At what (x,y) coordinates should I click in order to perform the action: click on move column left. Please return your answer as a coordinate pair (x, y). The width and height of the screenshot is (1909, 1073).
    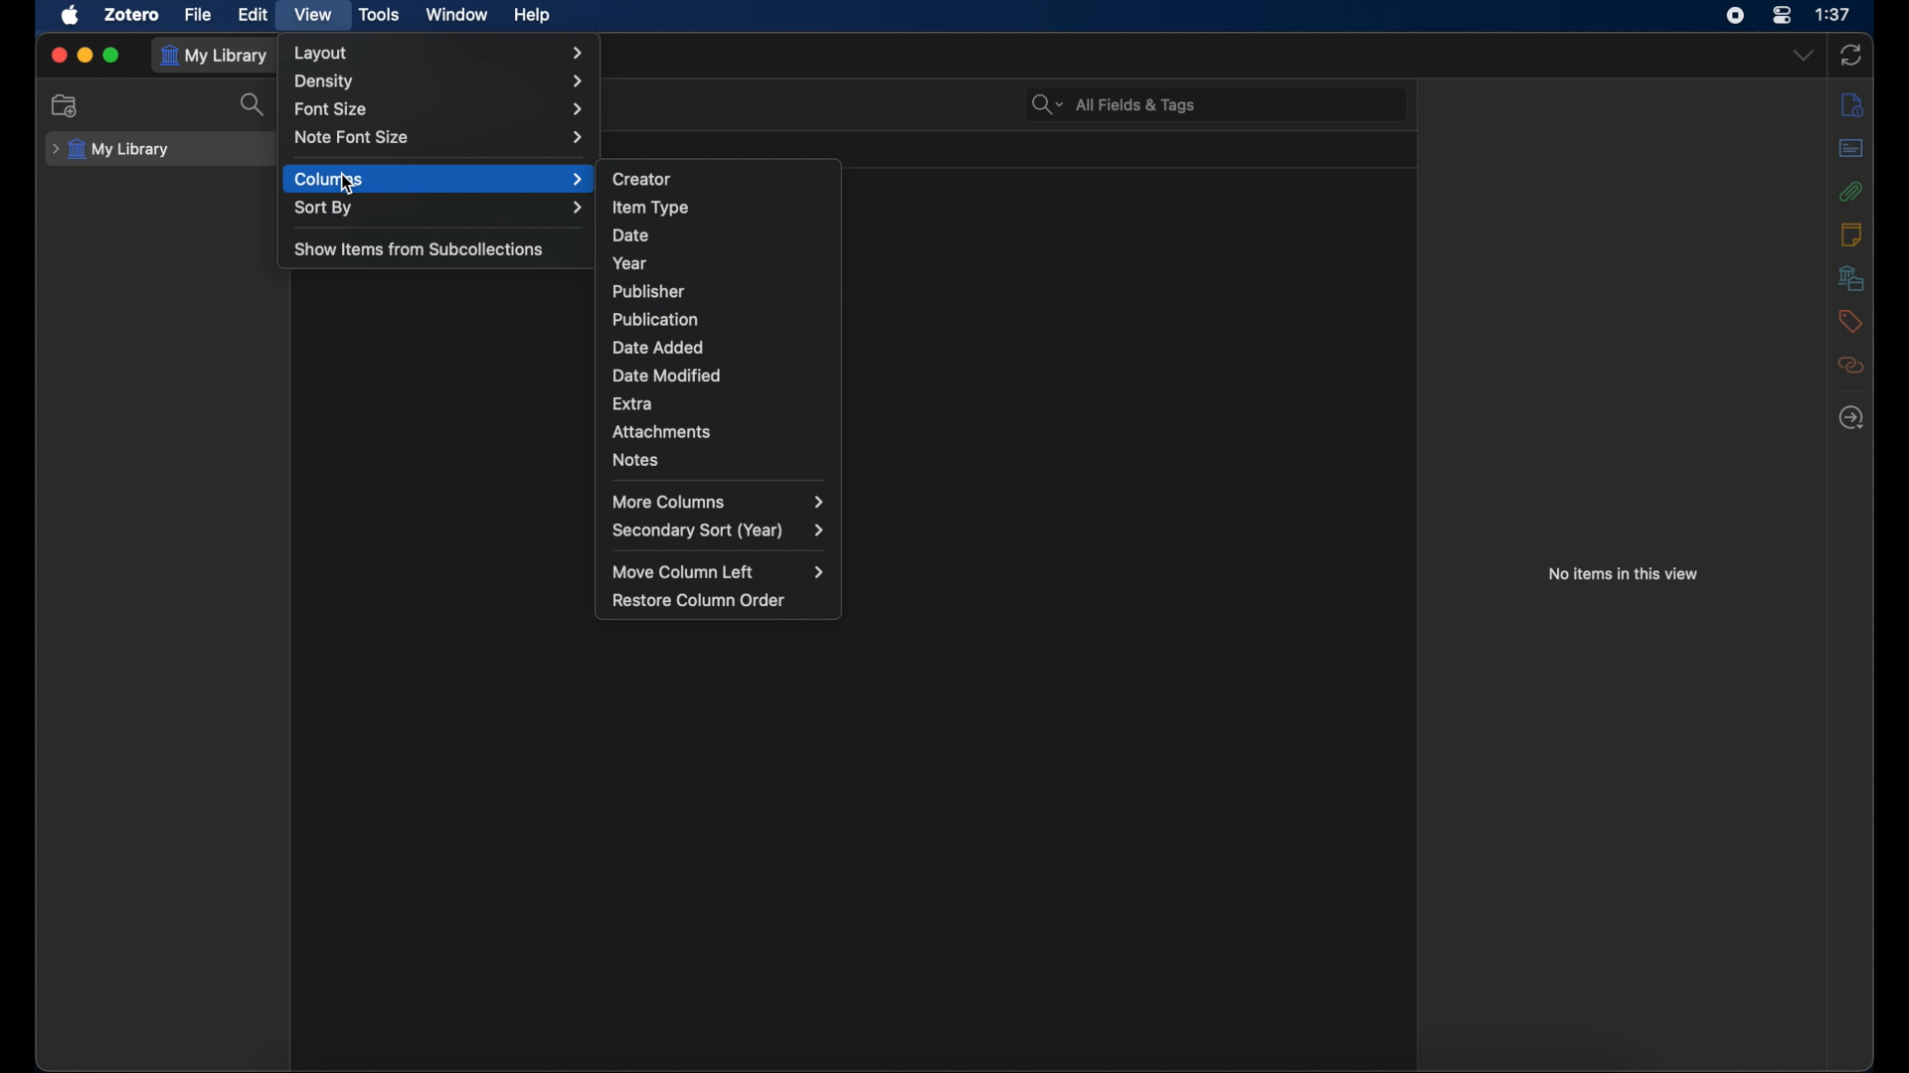
    Looking at the image, I should click on (720, 572).